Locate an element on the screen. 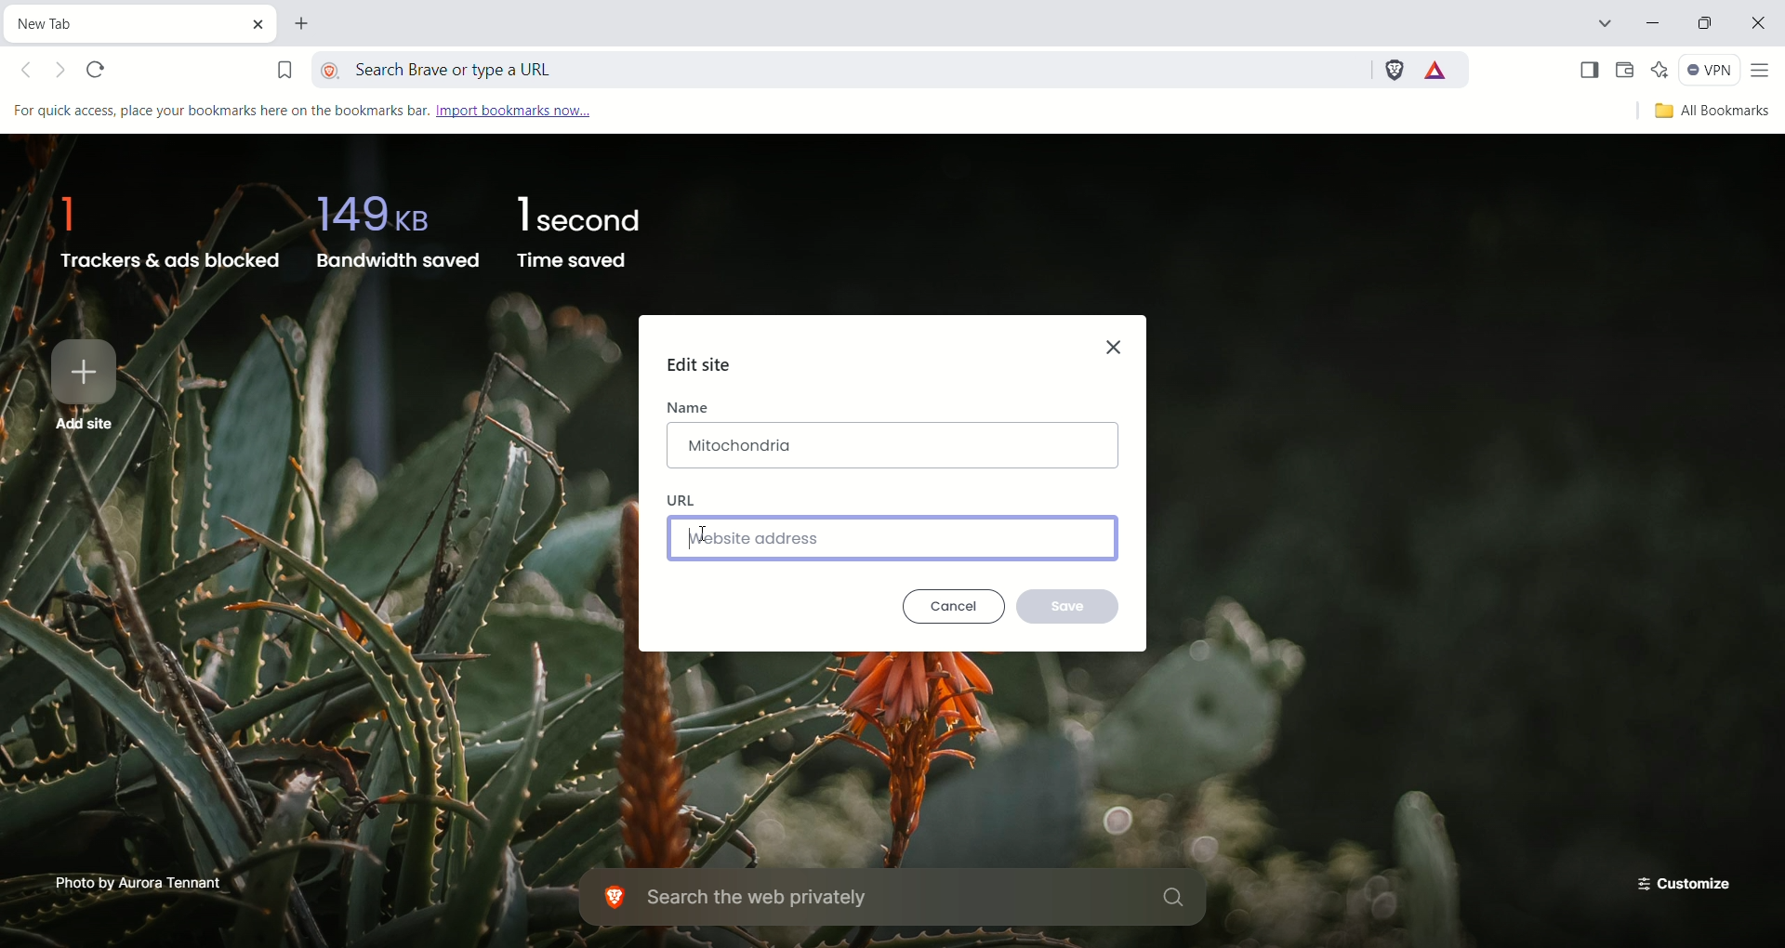  leo AI is located at coordinates (1660, 70).